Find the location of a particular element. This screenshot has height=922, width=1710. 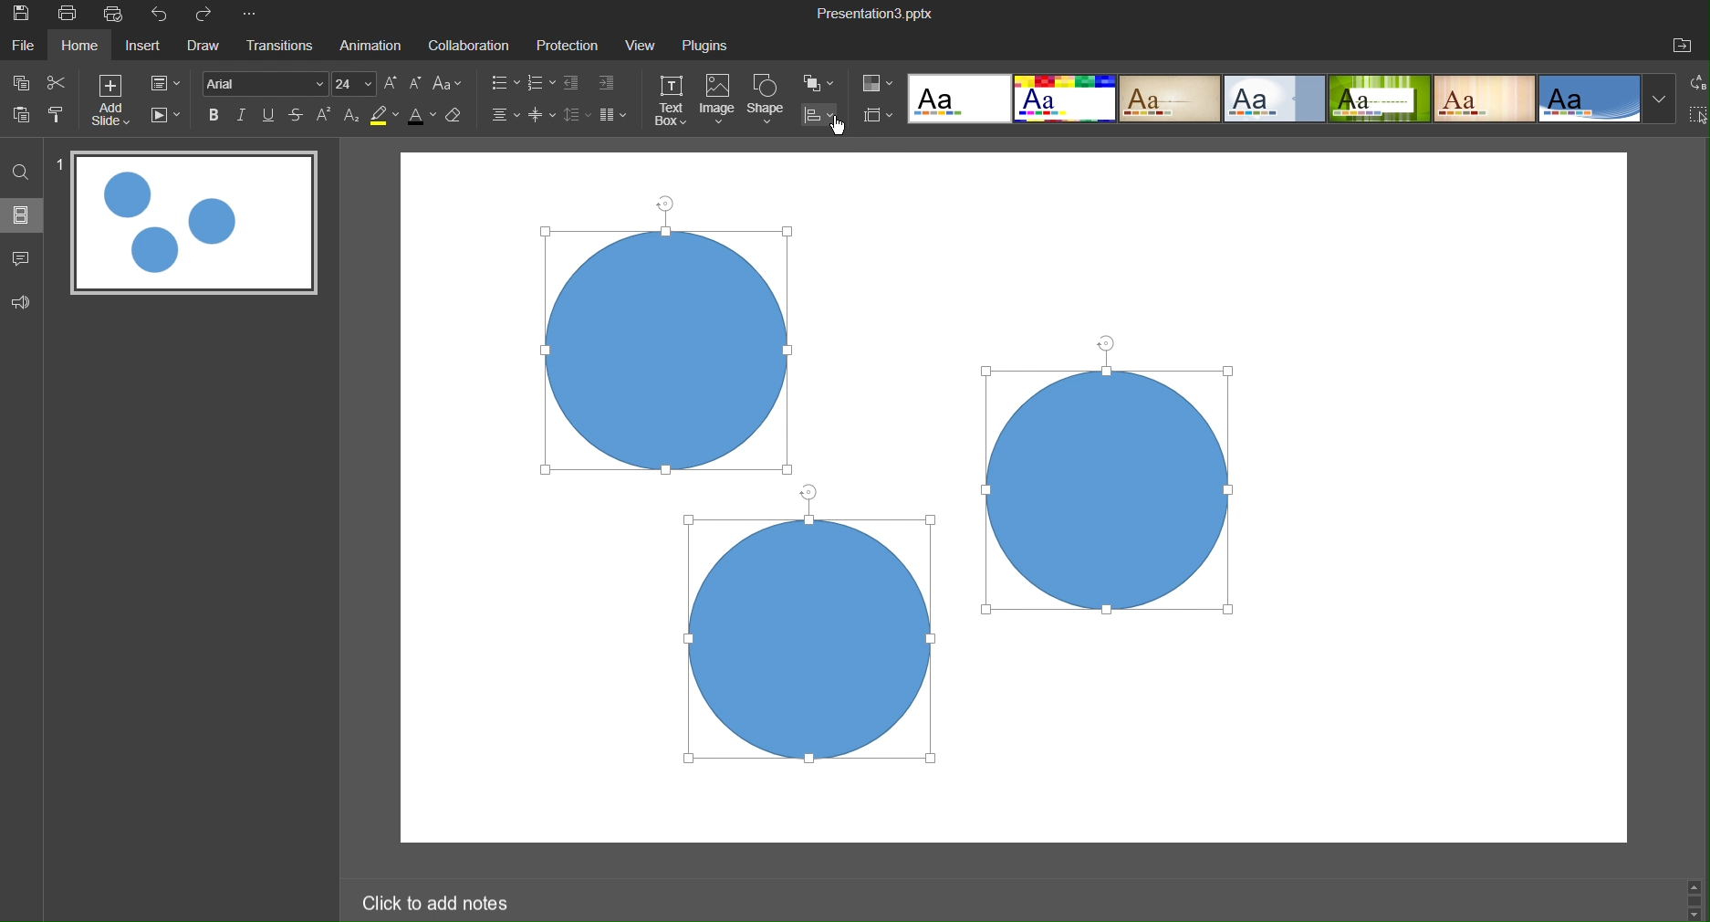

Slide 1 is located at coordinates (194, 226).